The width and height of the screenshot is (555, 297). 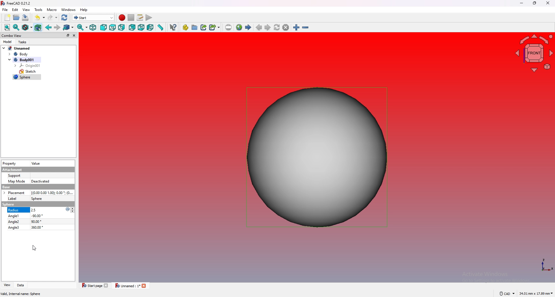 What do you see at coordinates (27, 78) in the screenshot?
I see `sphere` at bounding box center [27, 78].